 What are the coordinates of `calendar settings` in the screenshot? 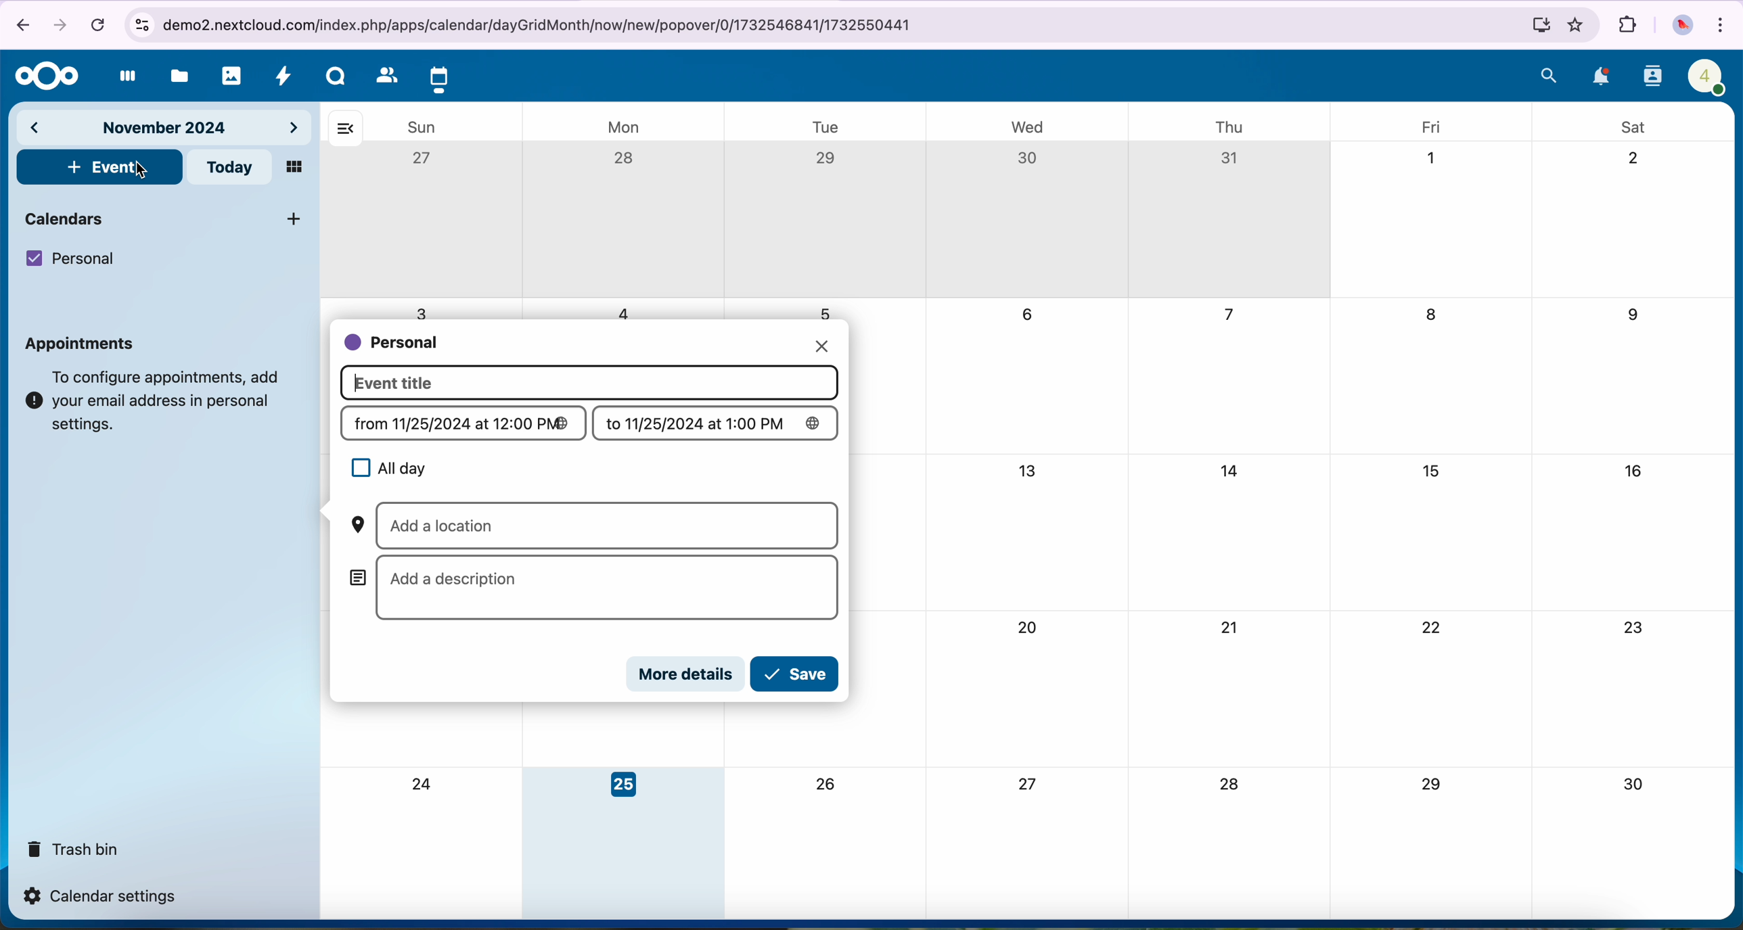 It's located at (104, 896).